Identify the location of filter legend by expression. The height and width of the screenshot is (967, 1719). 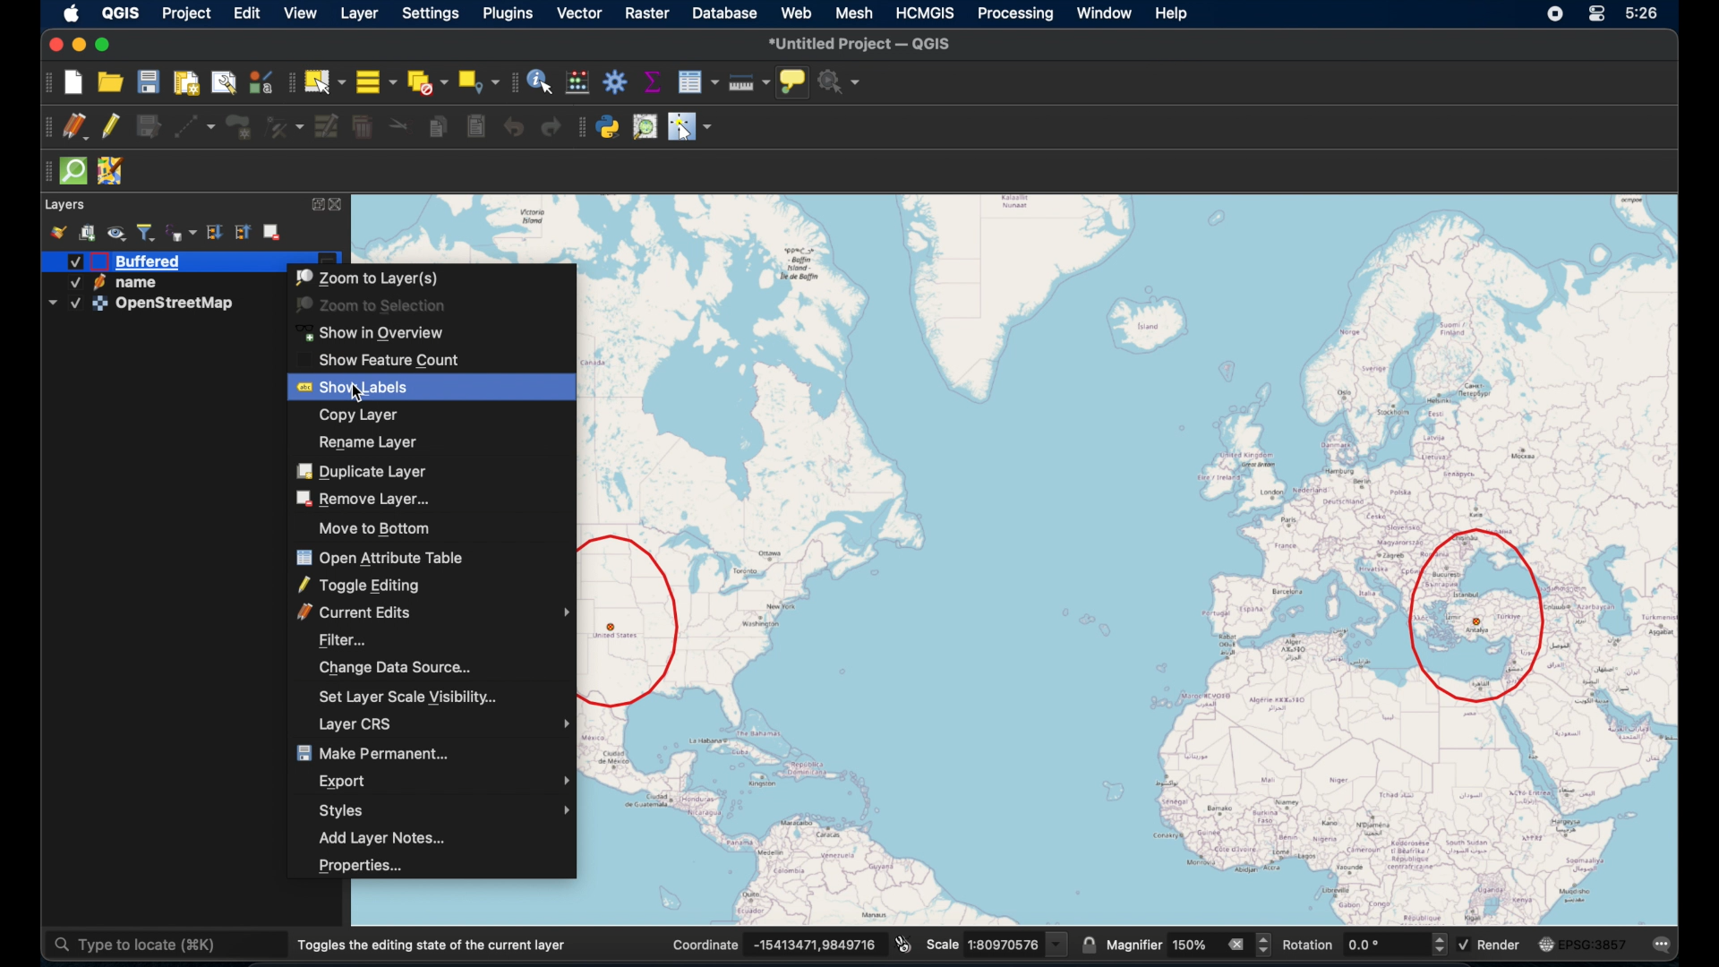
(182, 231).